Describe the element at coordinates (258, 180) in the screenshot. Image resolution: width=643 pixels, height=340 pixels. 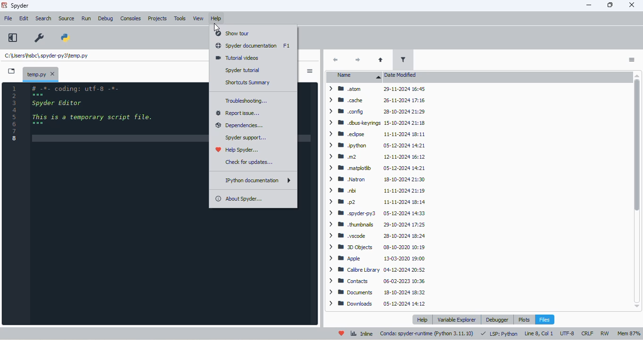
I see `IPython documentation` at that location.